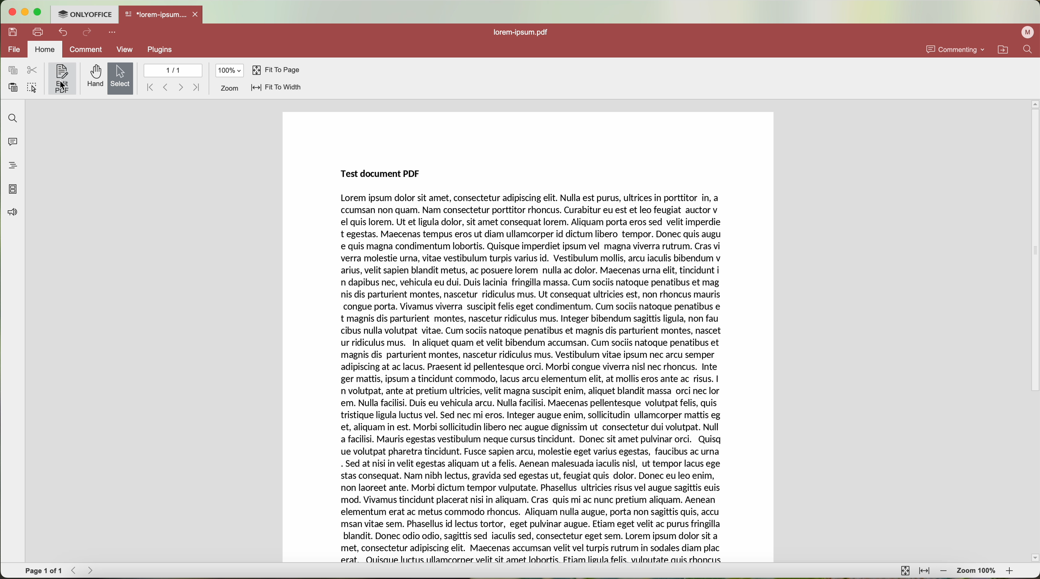 The height and width of the screenshot is (579, 1040). What do you see at coordinates (924, 571) in the screenshot?
I see `fit to width` at bounding box center [924, 571].